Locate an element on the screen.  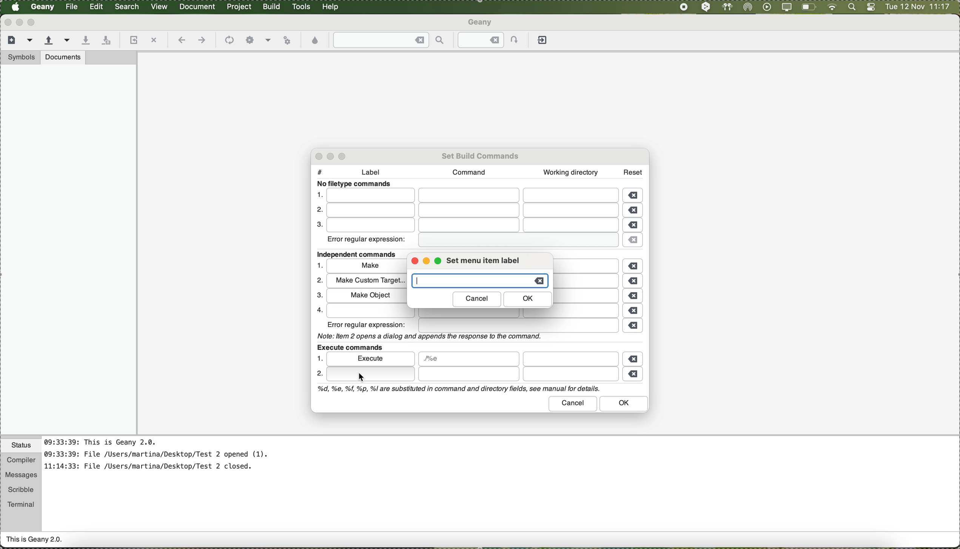
search is located at coordinates (128, 7).